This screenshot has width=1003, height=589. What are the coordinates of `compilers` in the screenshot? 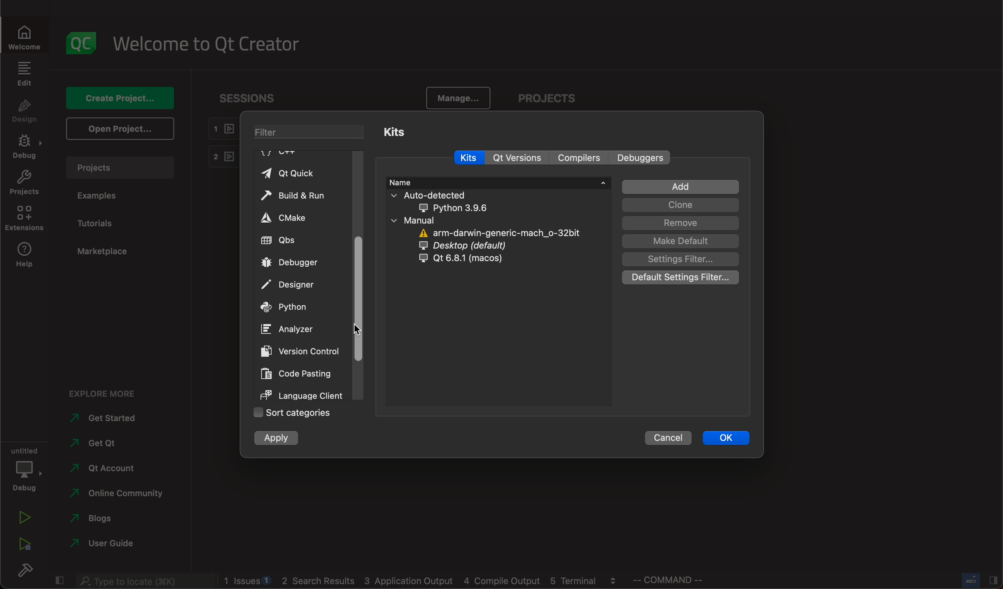 It's located at (576, 157).